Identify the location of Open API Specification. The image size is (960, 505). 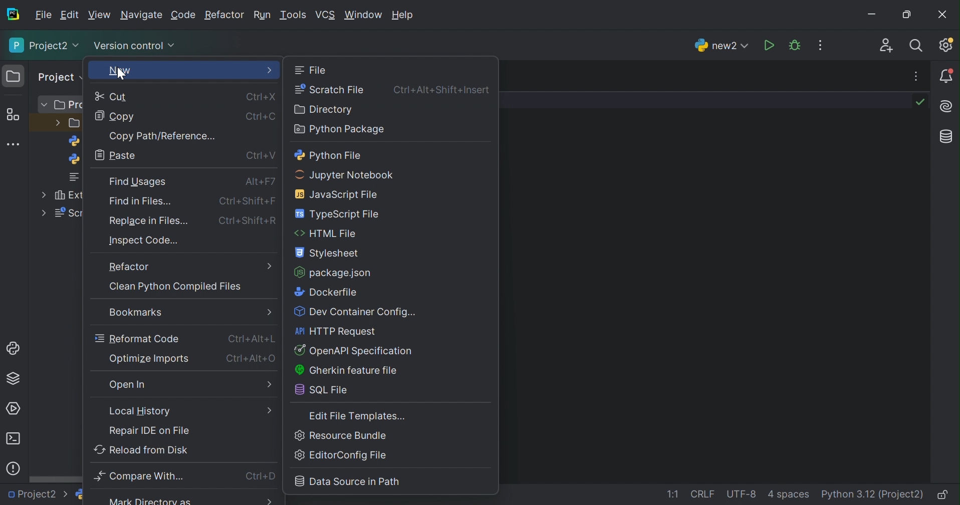
(357, 351).